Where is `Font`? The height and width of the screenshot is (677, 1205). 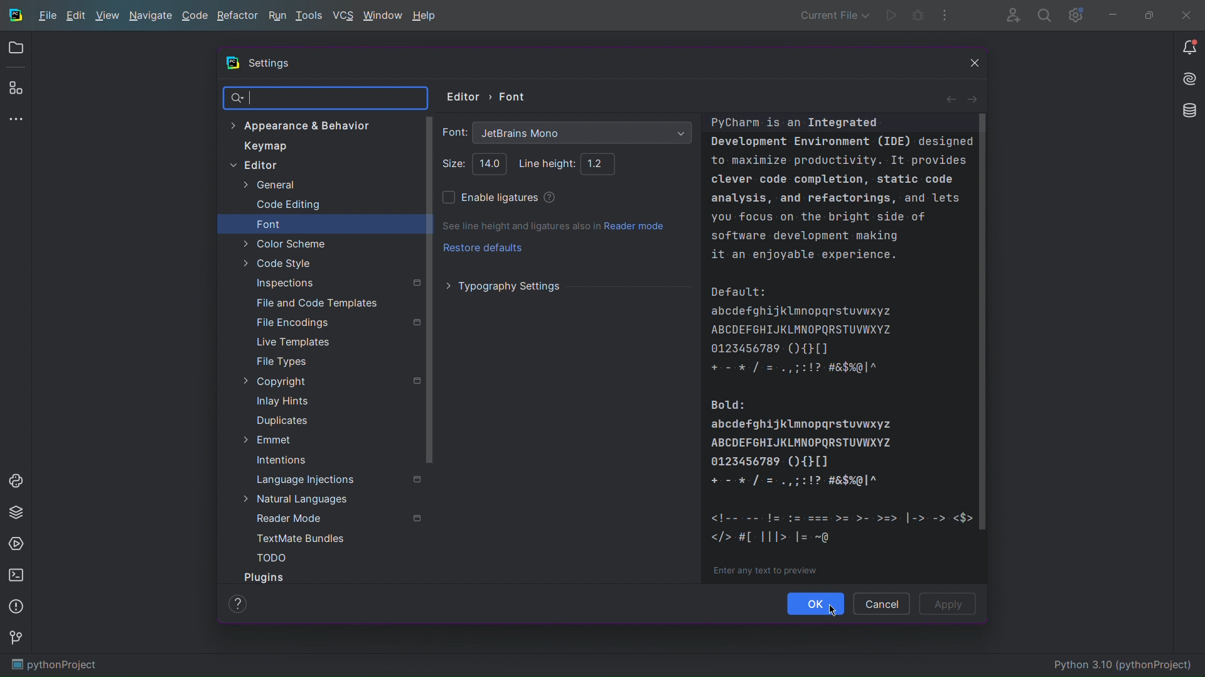 Font is located at coordinates (584, 133).